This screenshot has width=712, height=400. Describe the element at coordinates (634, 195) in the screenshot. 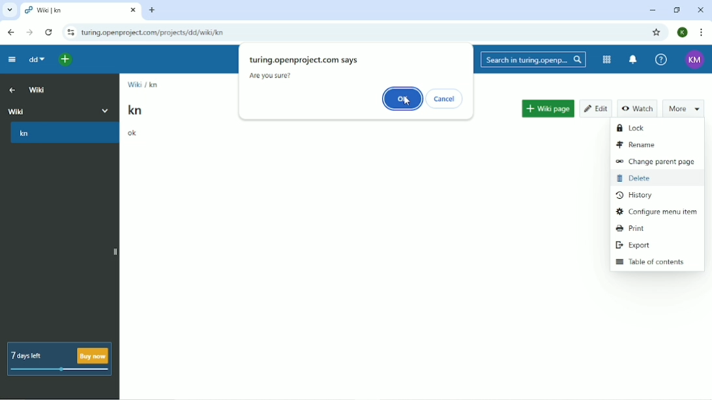

I see `History` at that location.